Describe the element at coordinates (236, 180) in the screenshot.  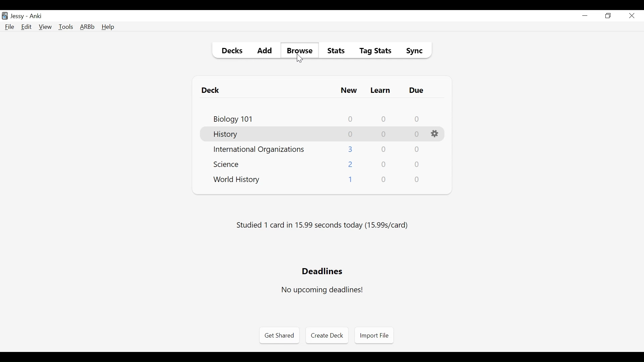
I see `Deck Name` at that location.